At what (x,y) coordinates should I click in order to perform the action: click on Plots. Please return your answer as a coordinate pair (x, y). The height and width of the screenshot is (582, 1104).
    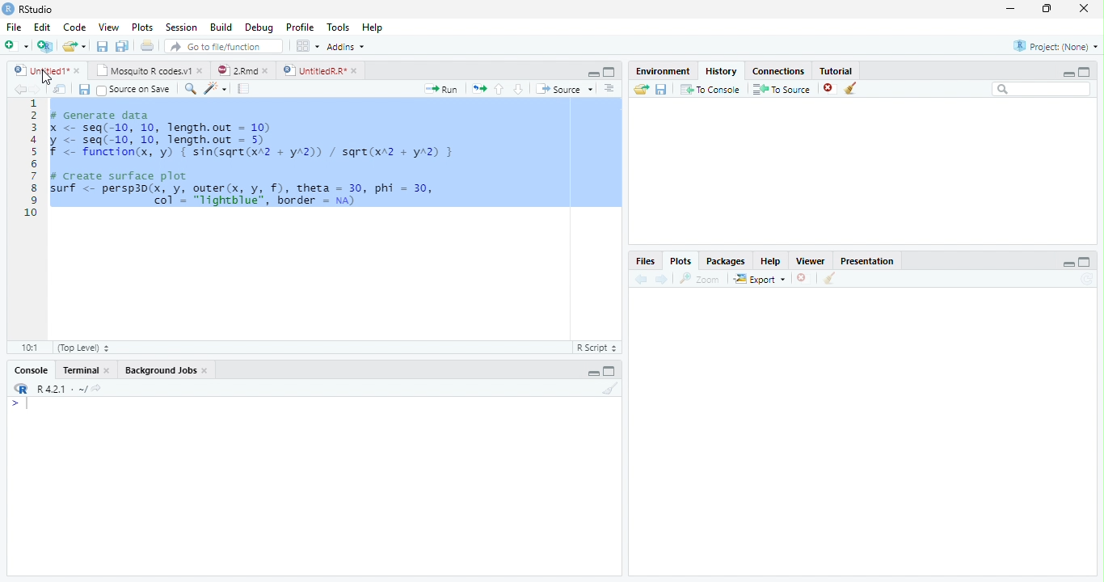
    Looking at the image, I should click on (141, 27).